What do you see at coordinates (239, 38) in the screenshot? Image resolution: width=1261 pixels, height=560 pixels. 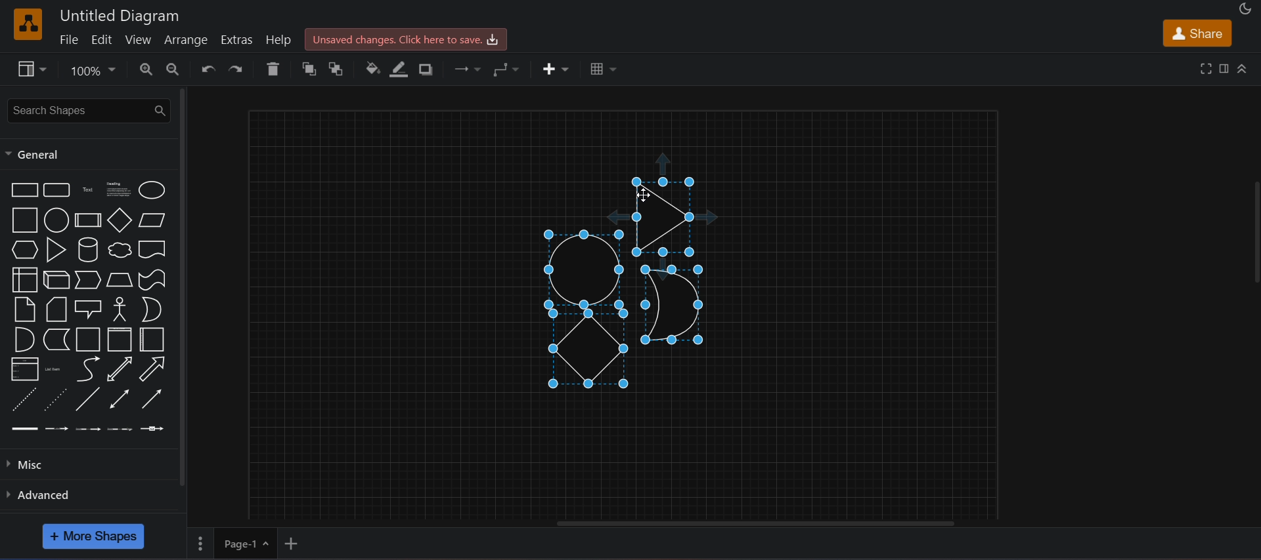 I see `extras` at bounding box center [239, 38].